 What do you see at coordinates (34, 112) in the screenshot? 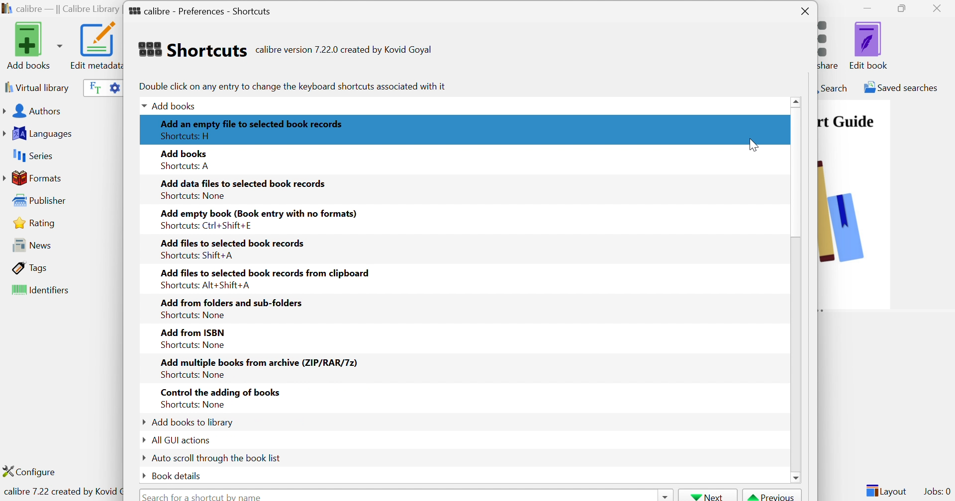
I see `Authors` at bounding box center [34, 112].